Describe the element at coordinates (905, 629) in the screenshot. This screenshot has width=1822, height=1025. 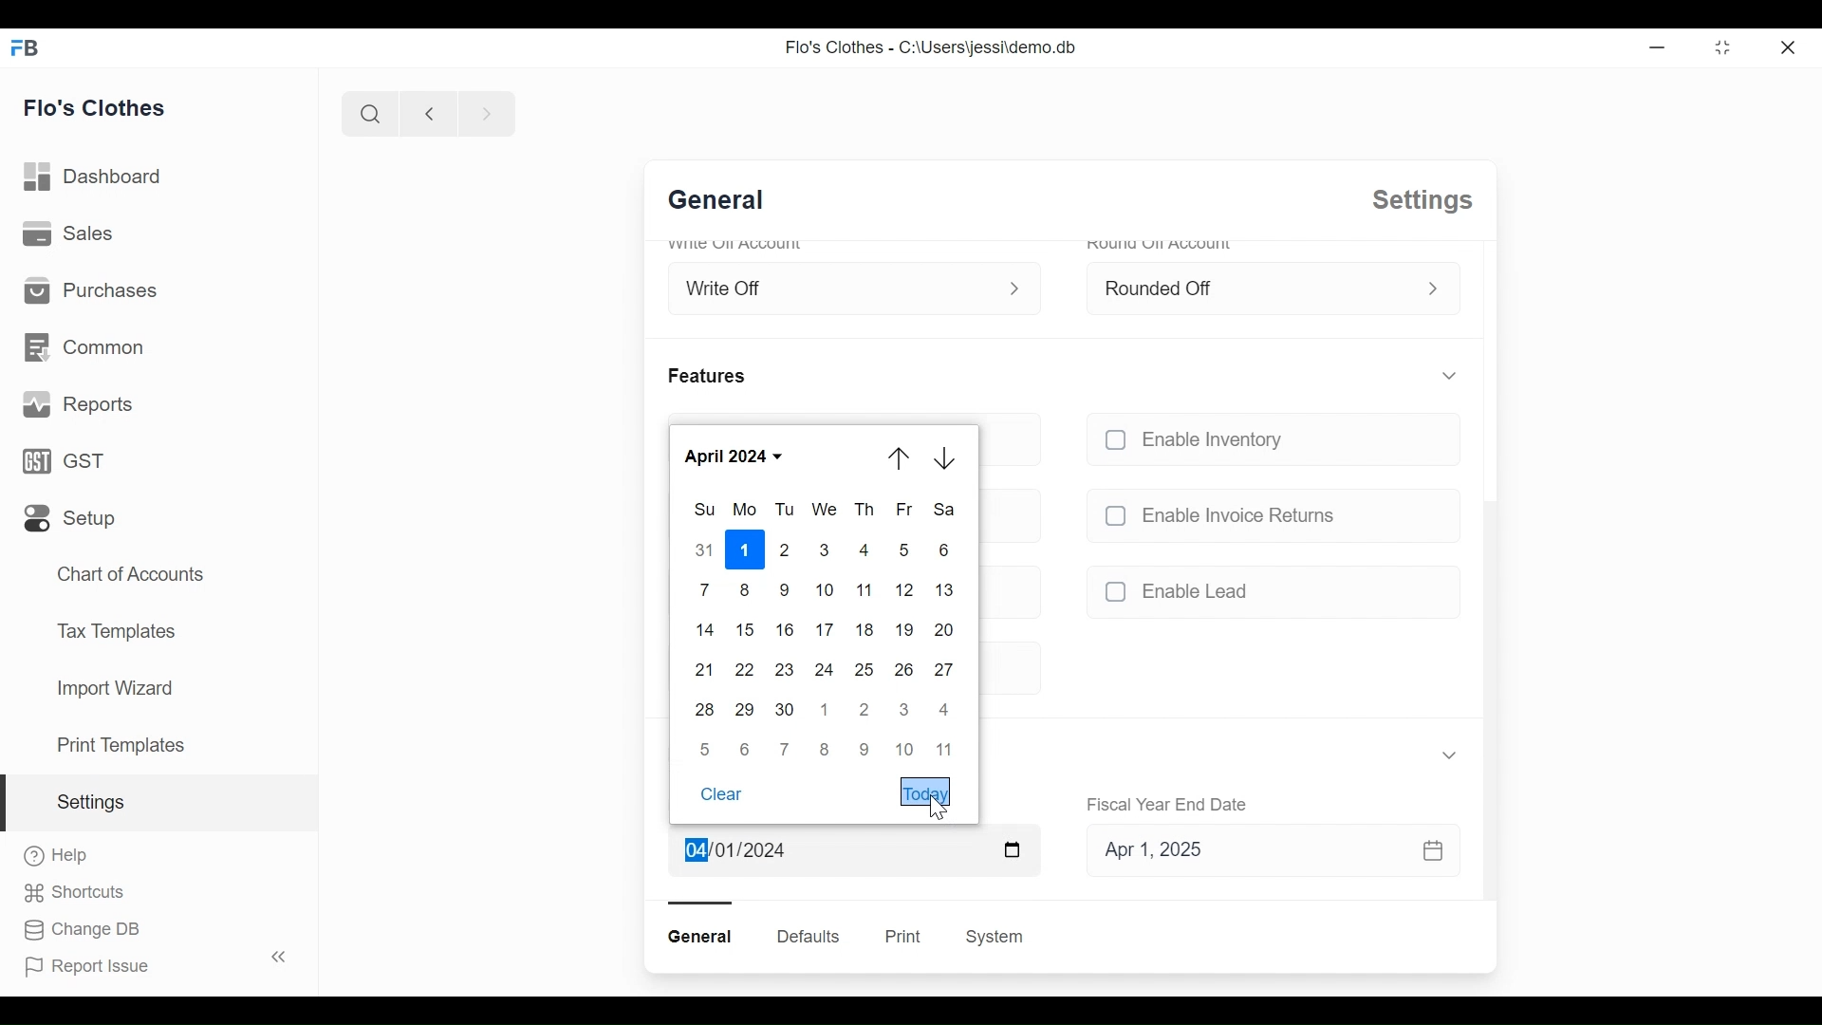
I see `19` at that location.